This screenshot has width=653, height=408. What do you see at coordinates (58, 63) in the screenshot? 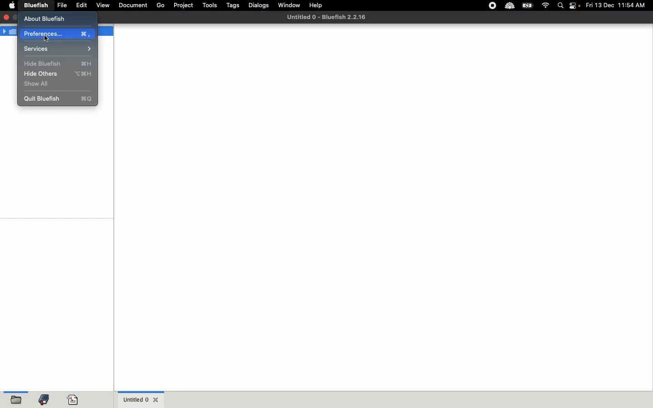
I see `Hide bluefish` at bounding box center [58, 63].